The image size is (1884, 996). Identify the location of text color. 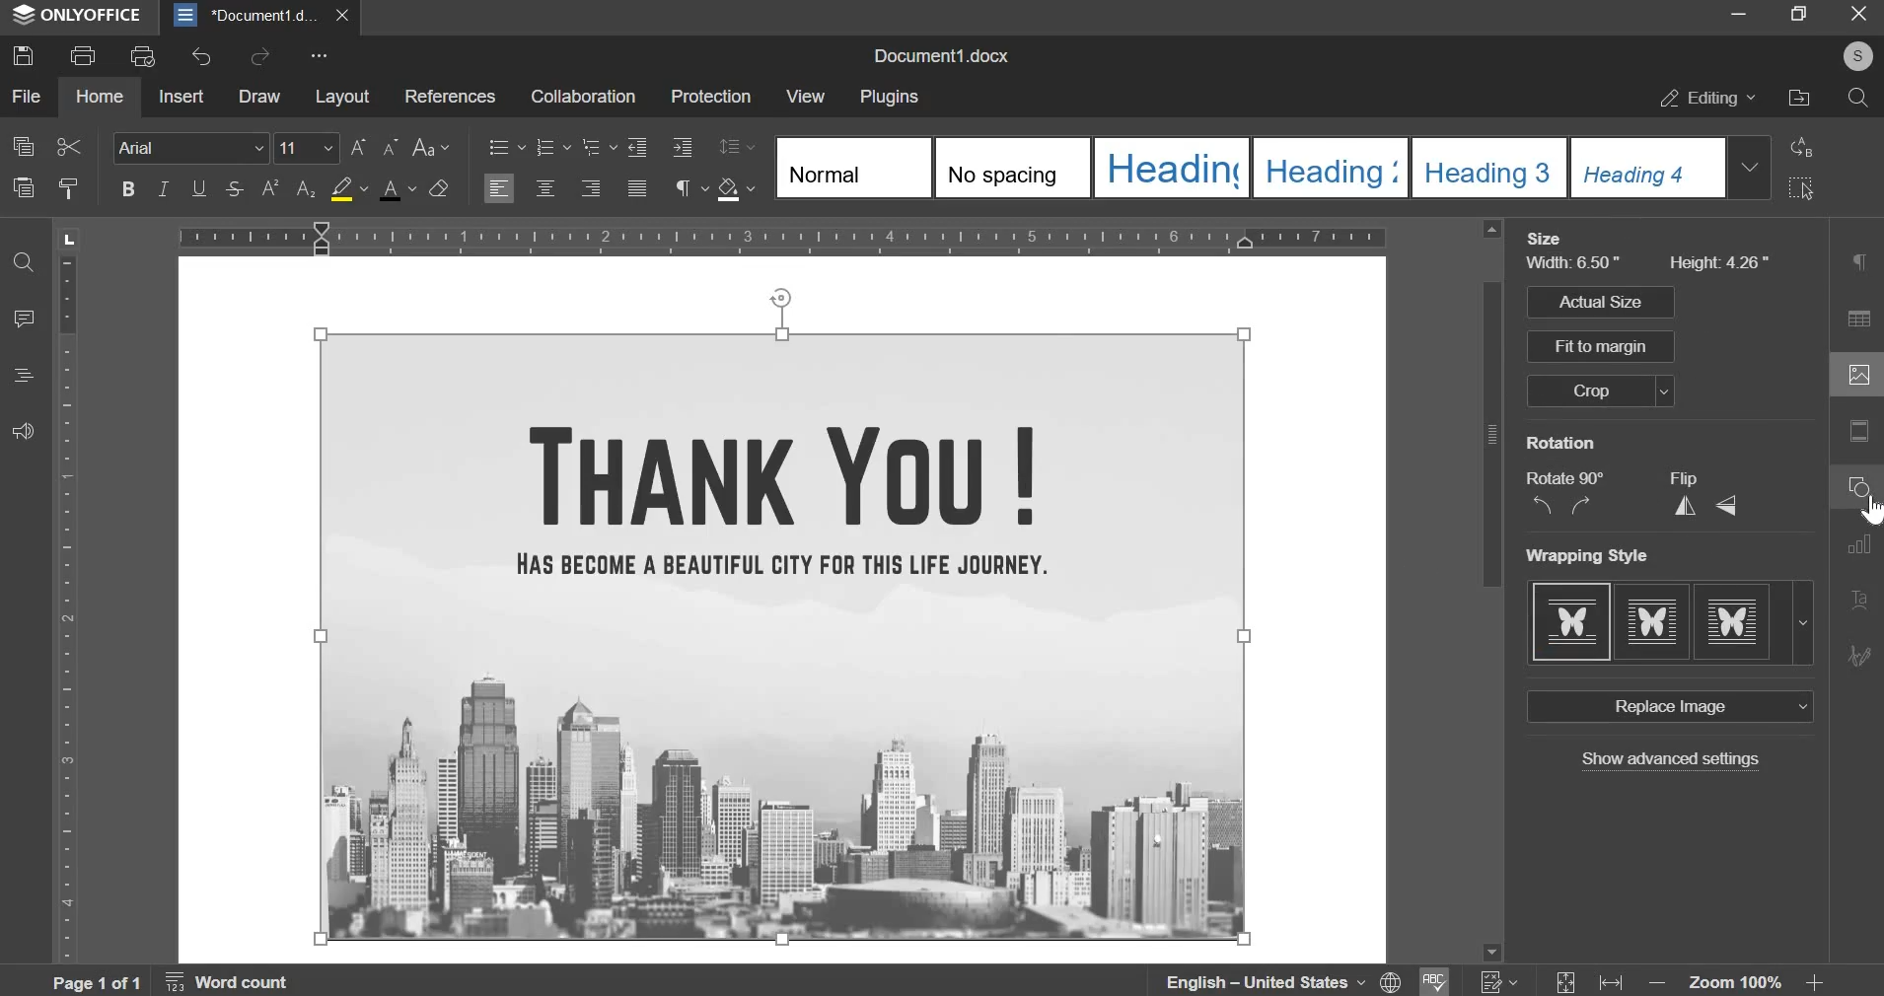
(397, 188).